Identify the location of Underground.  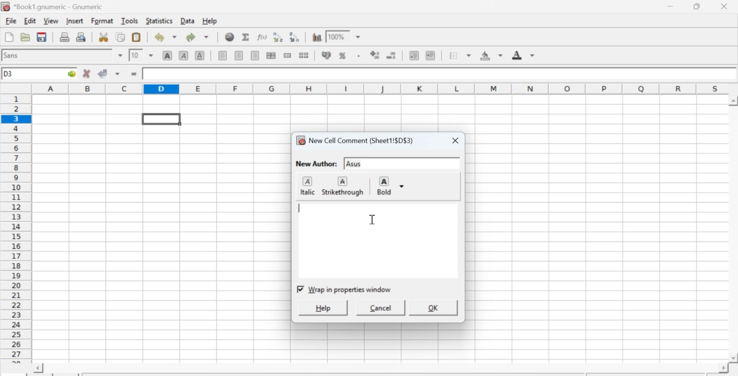
(199, 55).